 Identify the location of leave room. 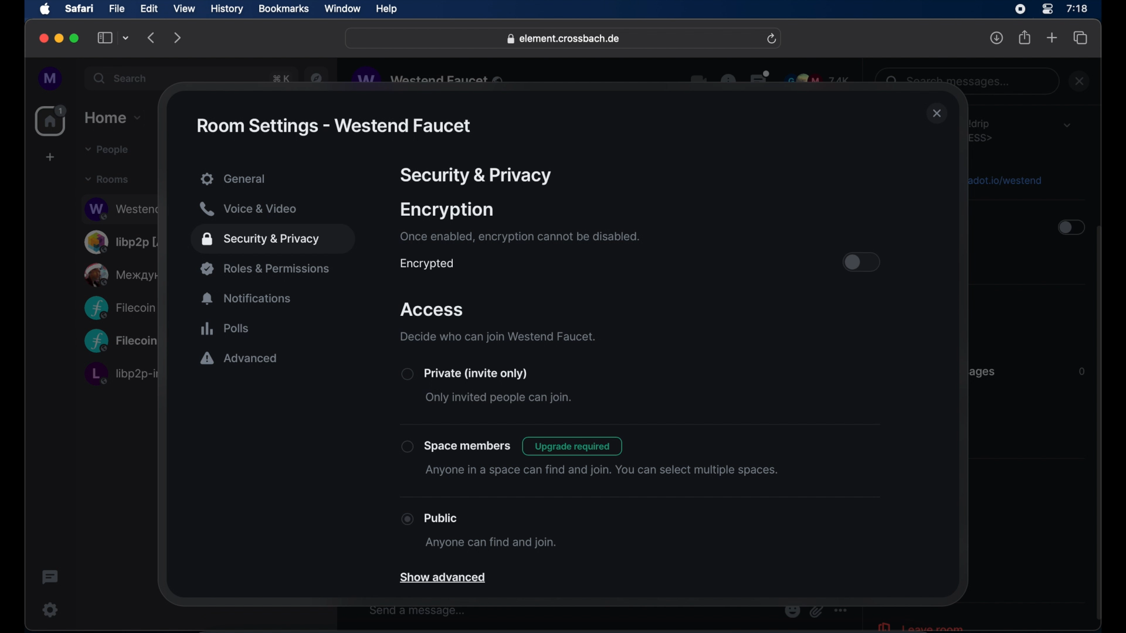
(920, 625).